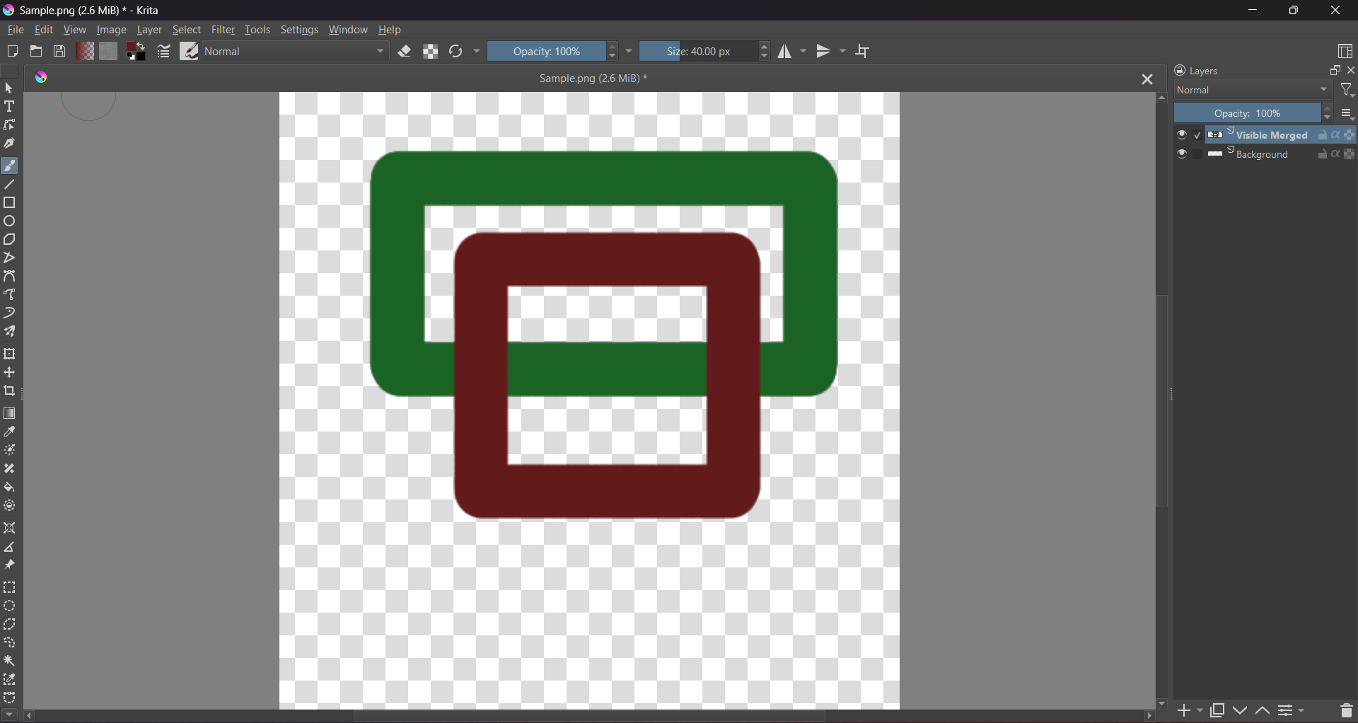 Image resolution: width=1358 pixels, height=723 pixels. What do you see at coordinates (299, 29) in the screenshot?
I see `Settings` at bounding box center [299, 29].